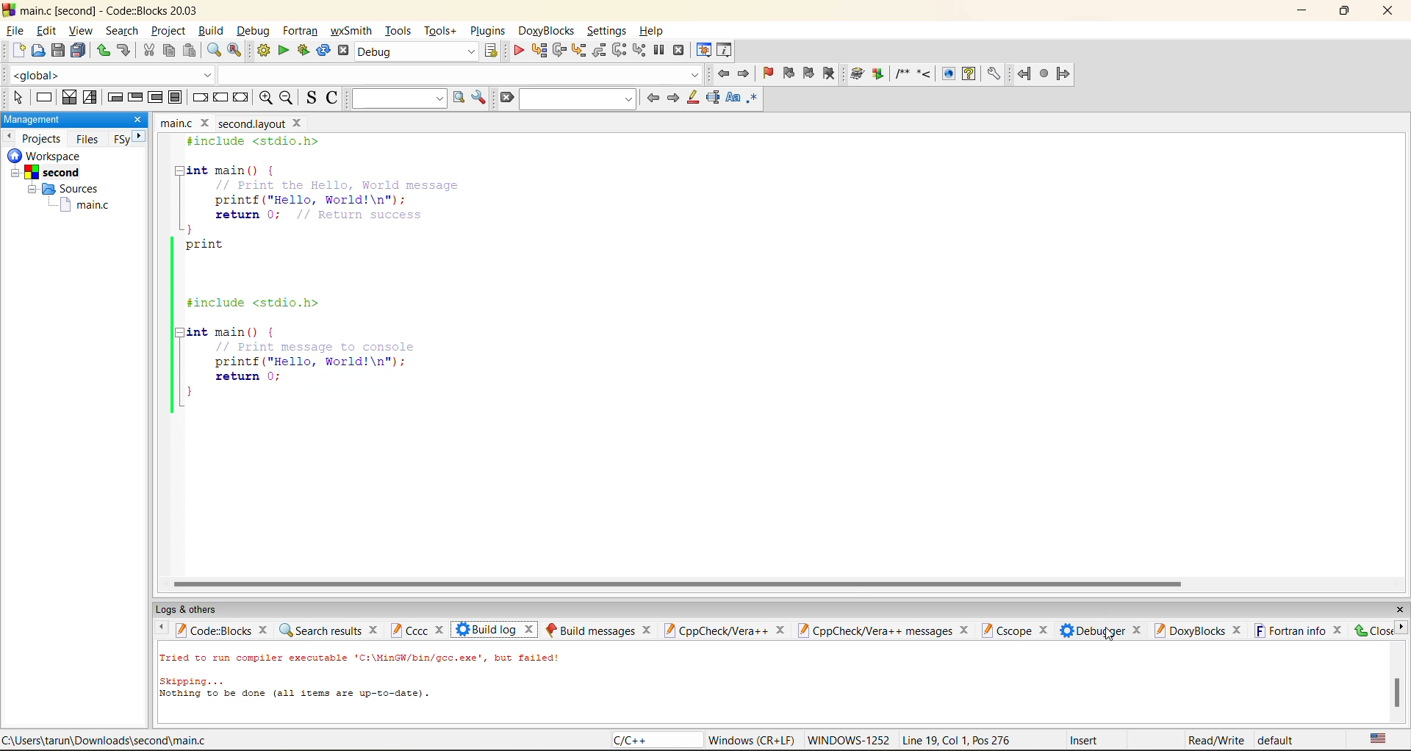 Image resolution: width=1411 pixels, height=751 pixels. What do you see at coordinates (325, 48) in the screenshot?
I see `rebuild` at bounding box center [325, 48].